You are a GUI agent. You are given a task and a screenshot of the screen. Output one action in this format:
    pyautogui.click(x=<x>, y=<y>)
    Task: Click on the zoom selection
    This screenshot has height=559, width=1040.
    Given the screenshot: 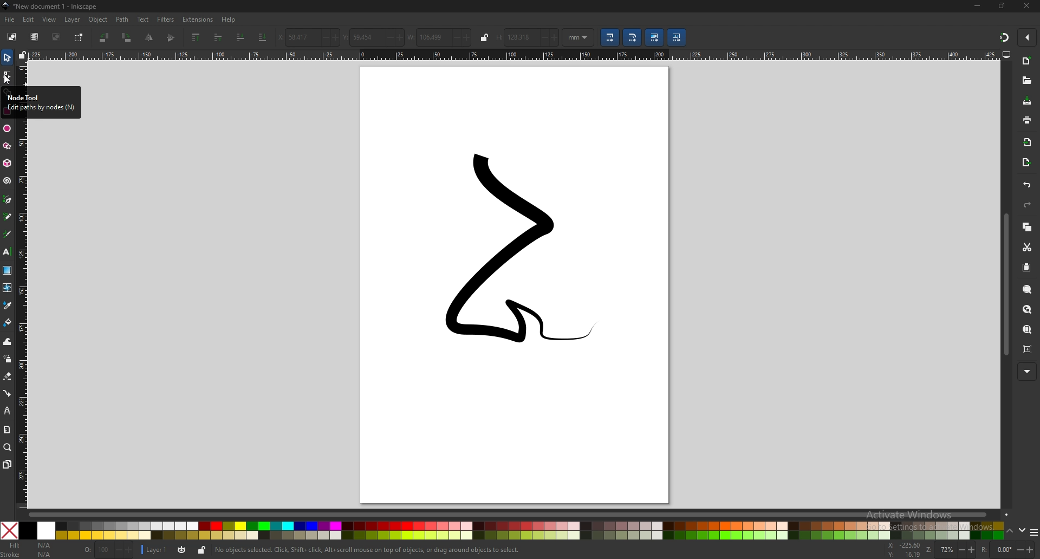 What is the action you would take?
    pyautogui.click(x=1028, y=289)
    